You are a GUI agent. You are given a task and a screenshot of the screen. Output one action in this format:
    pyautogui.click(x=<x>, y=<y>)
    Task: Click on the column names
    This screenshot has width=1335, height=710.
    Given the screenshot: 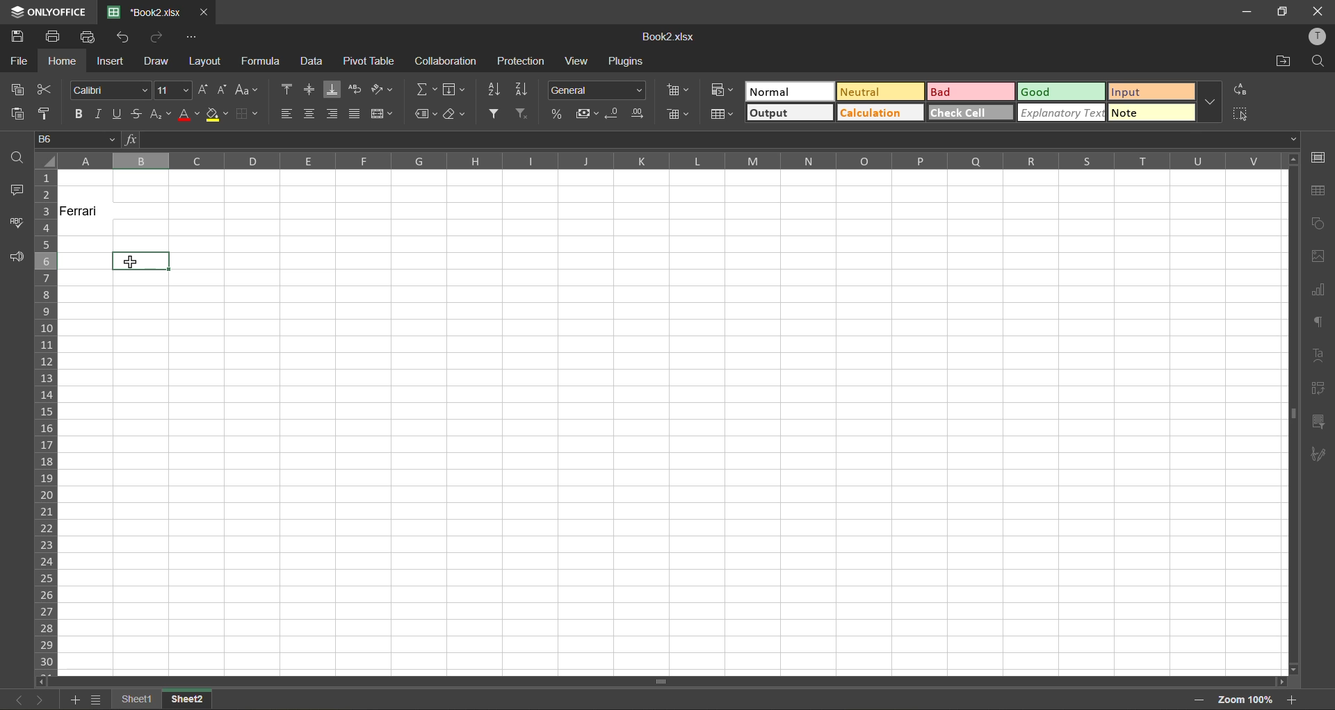 What is the action you would take?
    pyautogui.click(x=670, y=161)
    